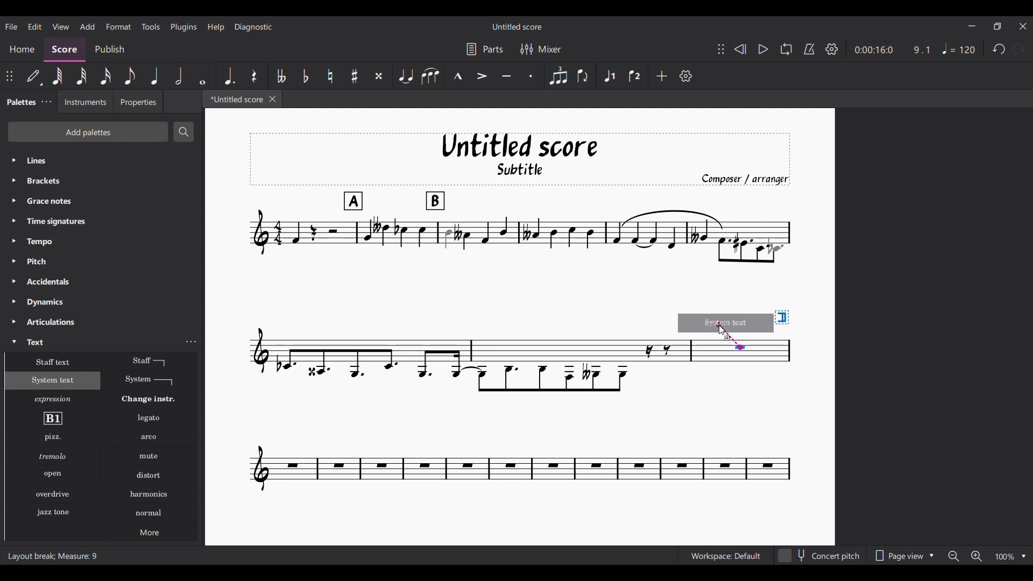 This screenshot has height=581, width=1033. What do you see at coordinates (53, 474) in the screenshot?
I see `Open` at bounding box center [53, 474].